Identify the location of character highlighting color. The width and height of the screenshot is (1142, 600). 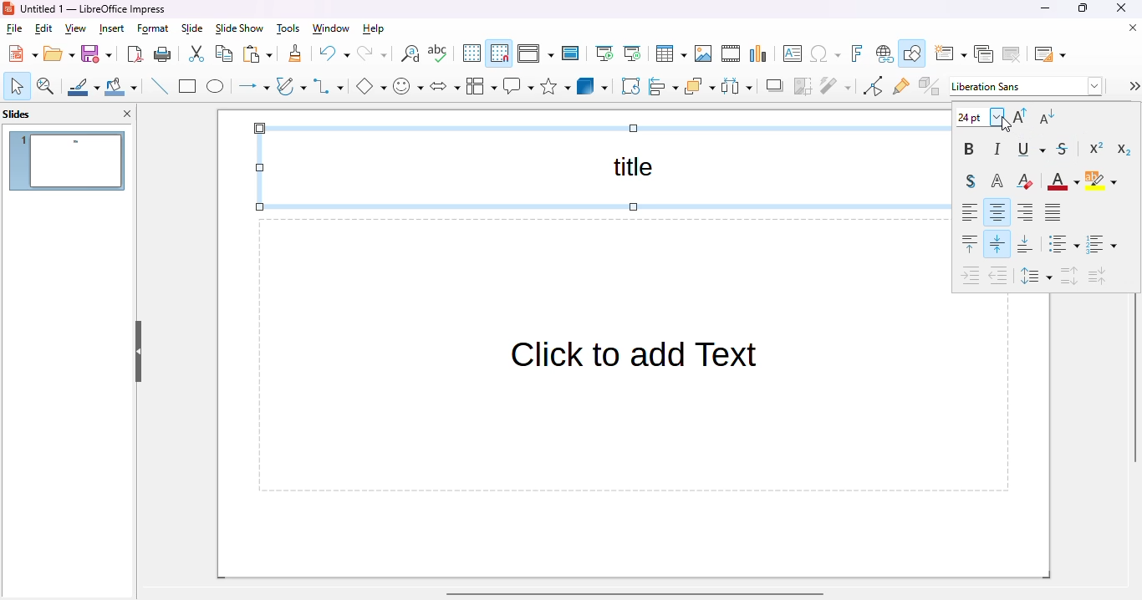
(1101, 181).